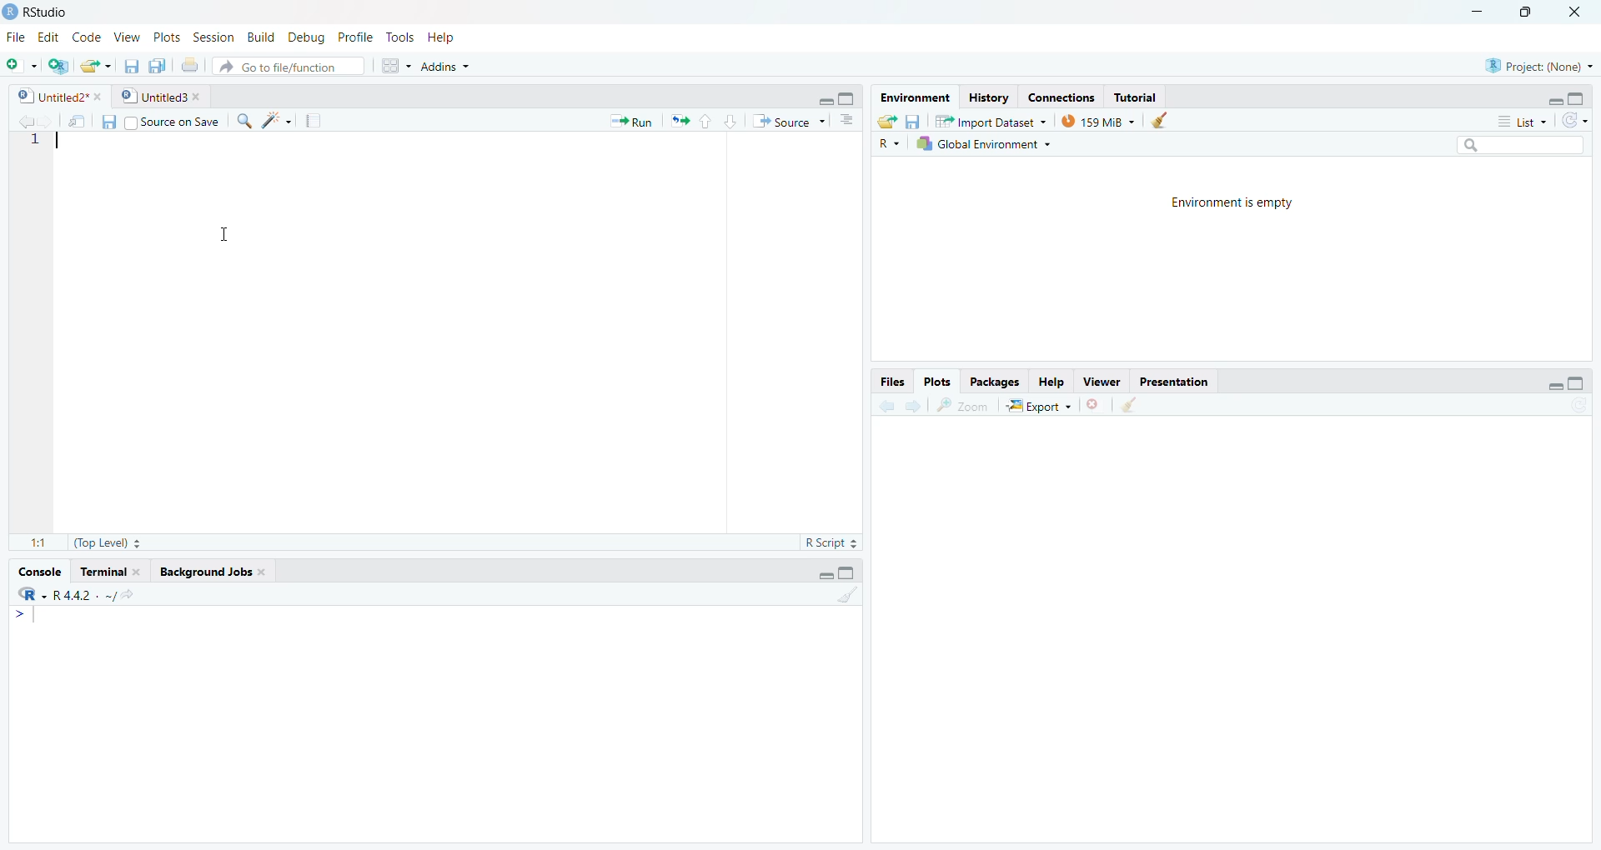  What do you see at coordinates (888, 144) in the screenshot?
I see `R` at bounding box center [888, 144].